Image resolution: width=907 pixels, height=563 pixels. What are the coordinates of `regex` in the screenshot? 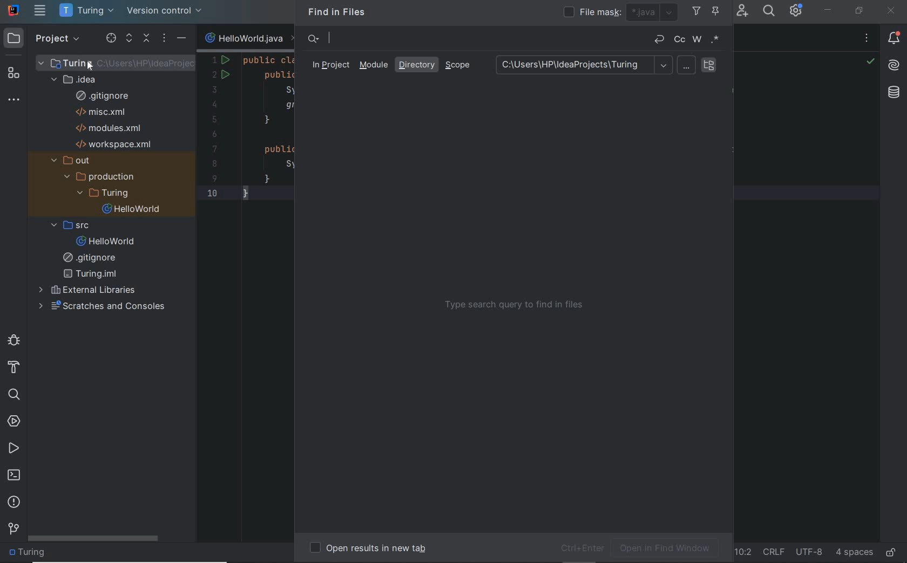 It's located at (717, 39).